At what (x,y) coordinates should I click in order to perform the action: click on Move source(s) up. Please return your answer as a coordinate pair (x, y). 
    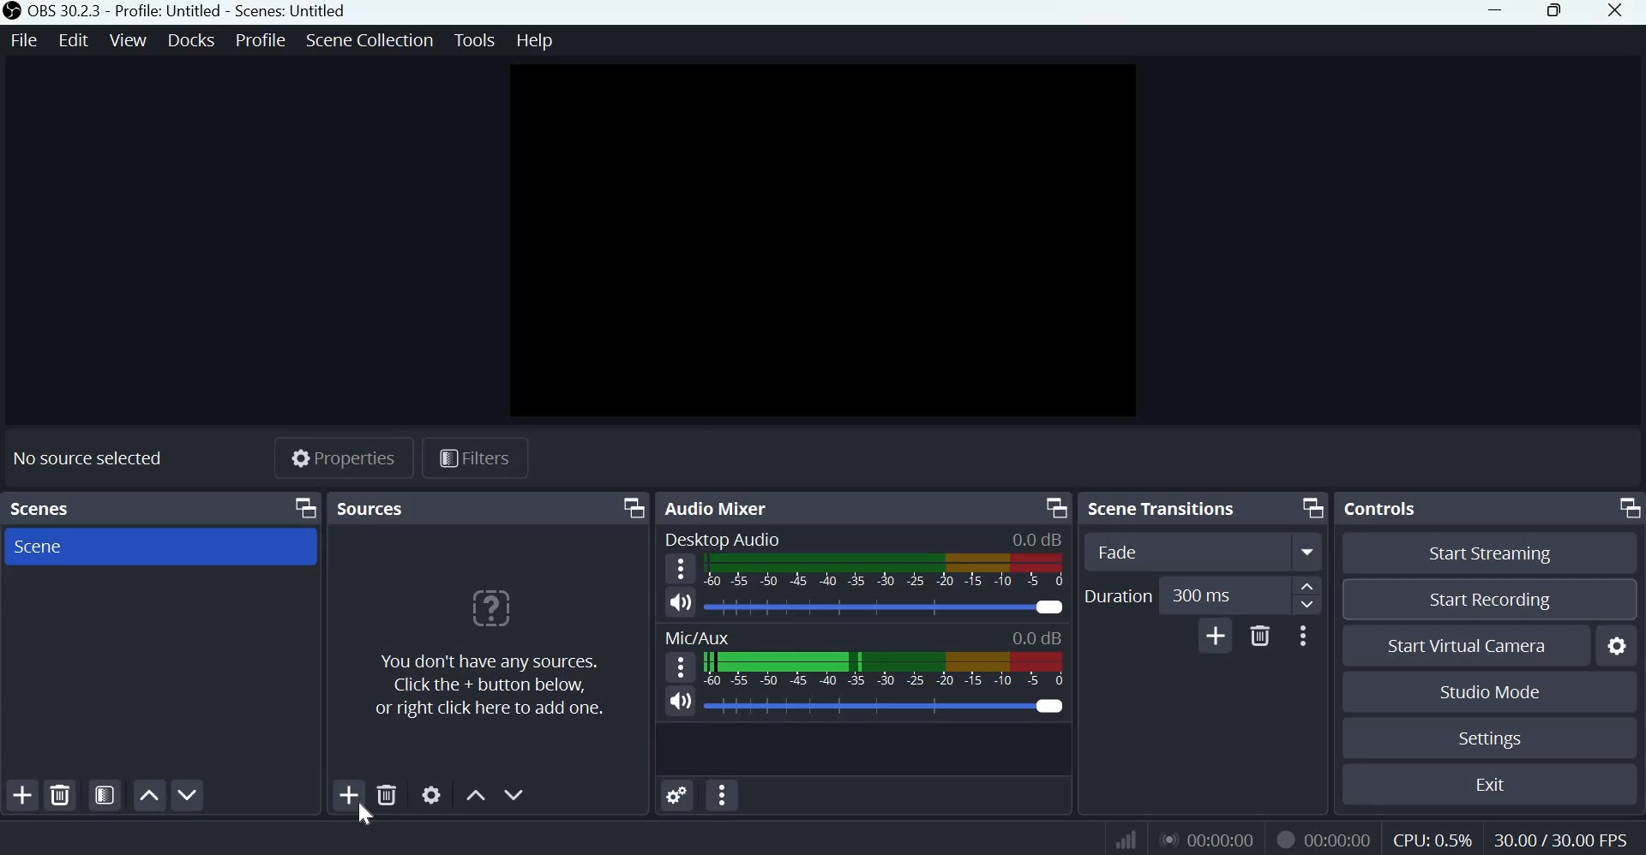
    Looking at the image, I should click on (473, 794).